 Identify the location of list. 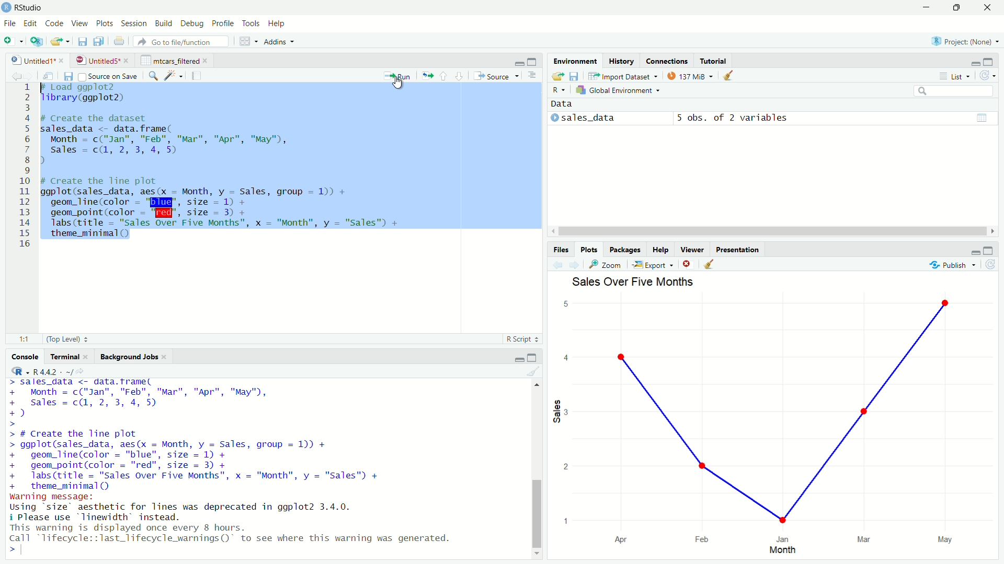
(958, 75).